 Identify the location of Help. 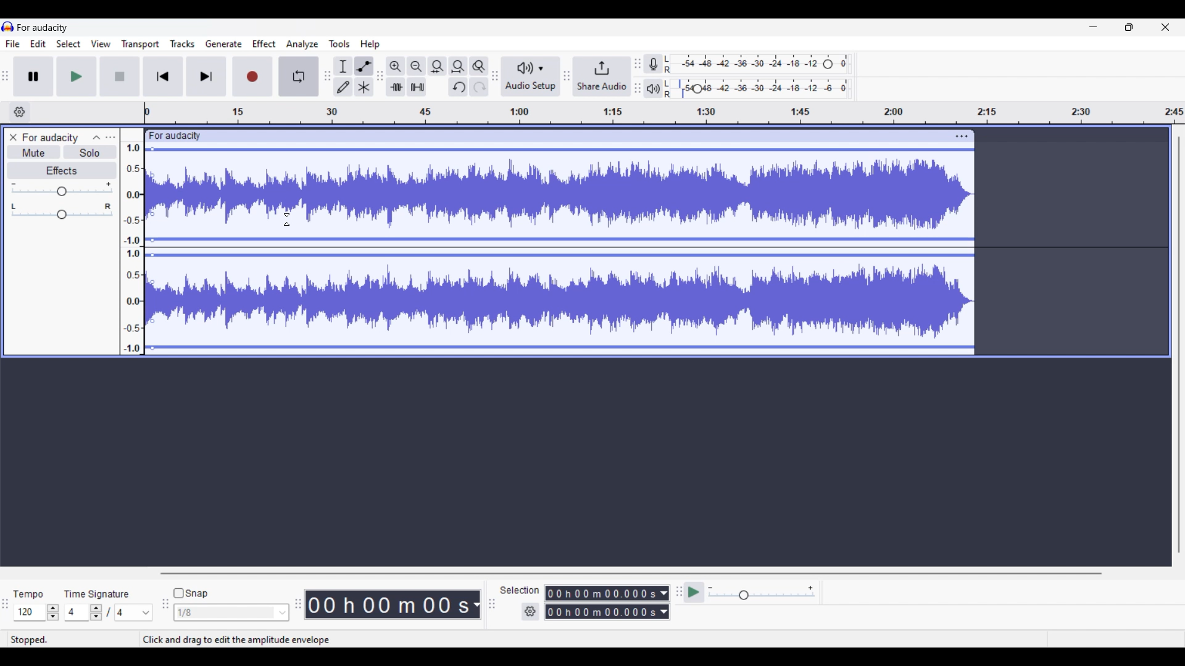
(370, 44).